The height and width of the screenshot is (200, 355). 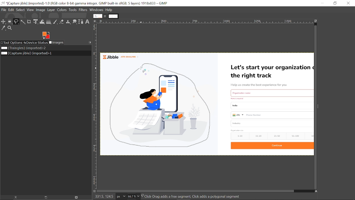 I want to click on Windows, so click(x=97, y=10).